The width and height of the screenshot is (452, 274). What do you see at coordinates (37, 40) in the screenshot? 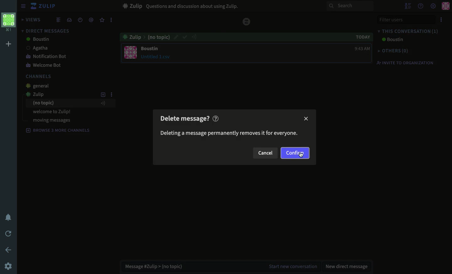
I see `Boustin` at bounding box center [37, 40].